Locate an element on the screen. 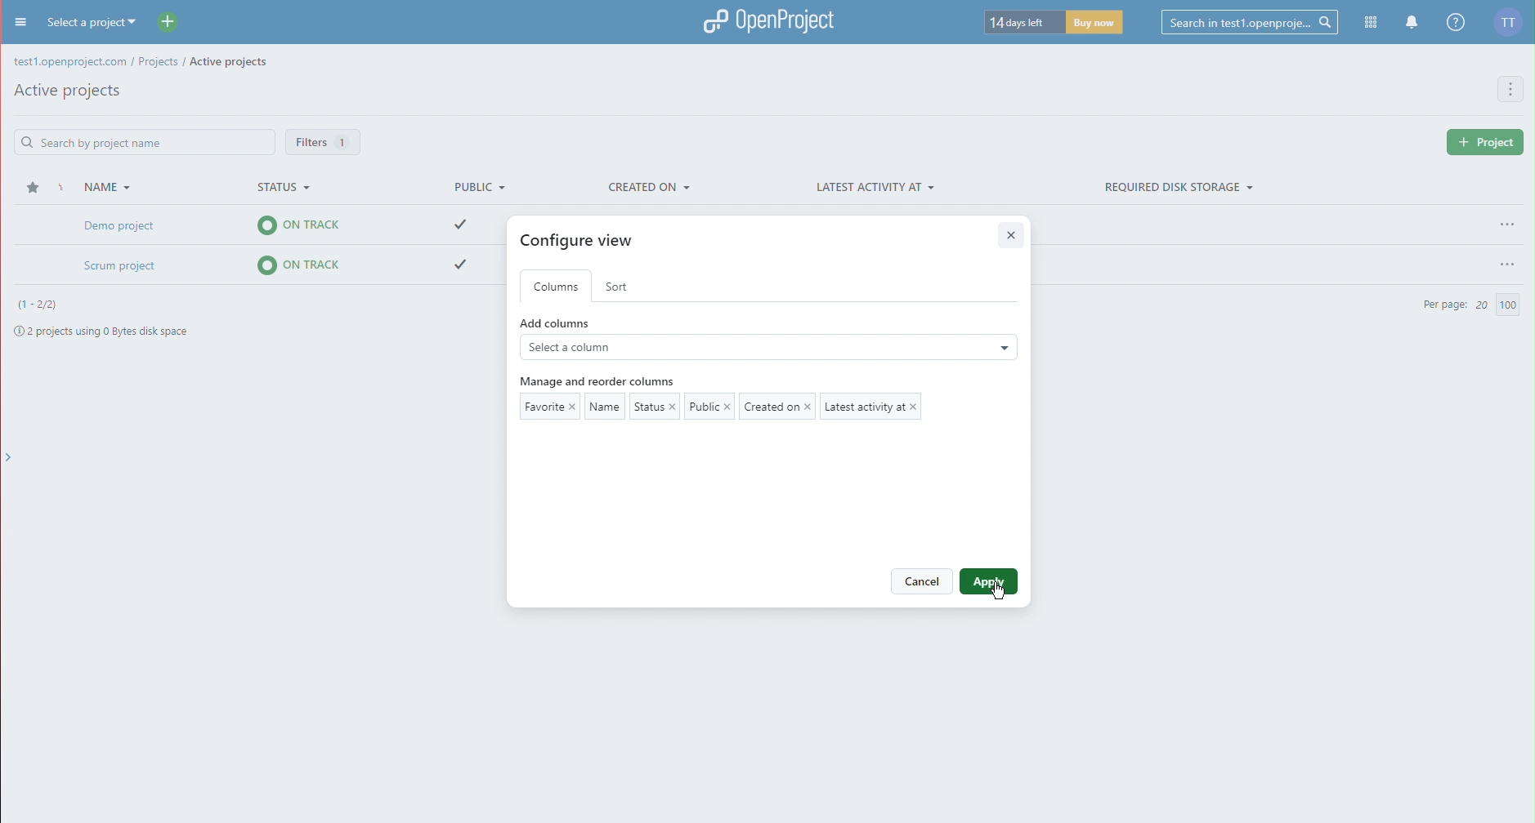 The width and height of the screenshot is (1535, 823). Help is located at coordinates (1455, 24).